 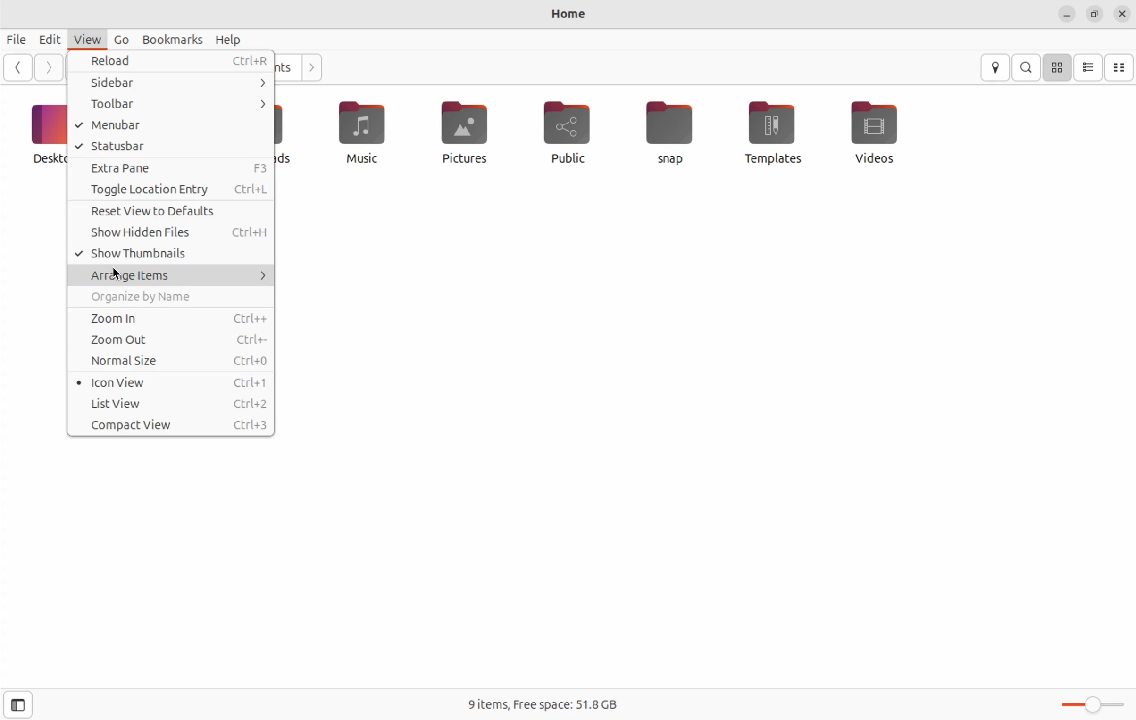 I want to click on bookmarks, so click(x=172, y=38).